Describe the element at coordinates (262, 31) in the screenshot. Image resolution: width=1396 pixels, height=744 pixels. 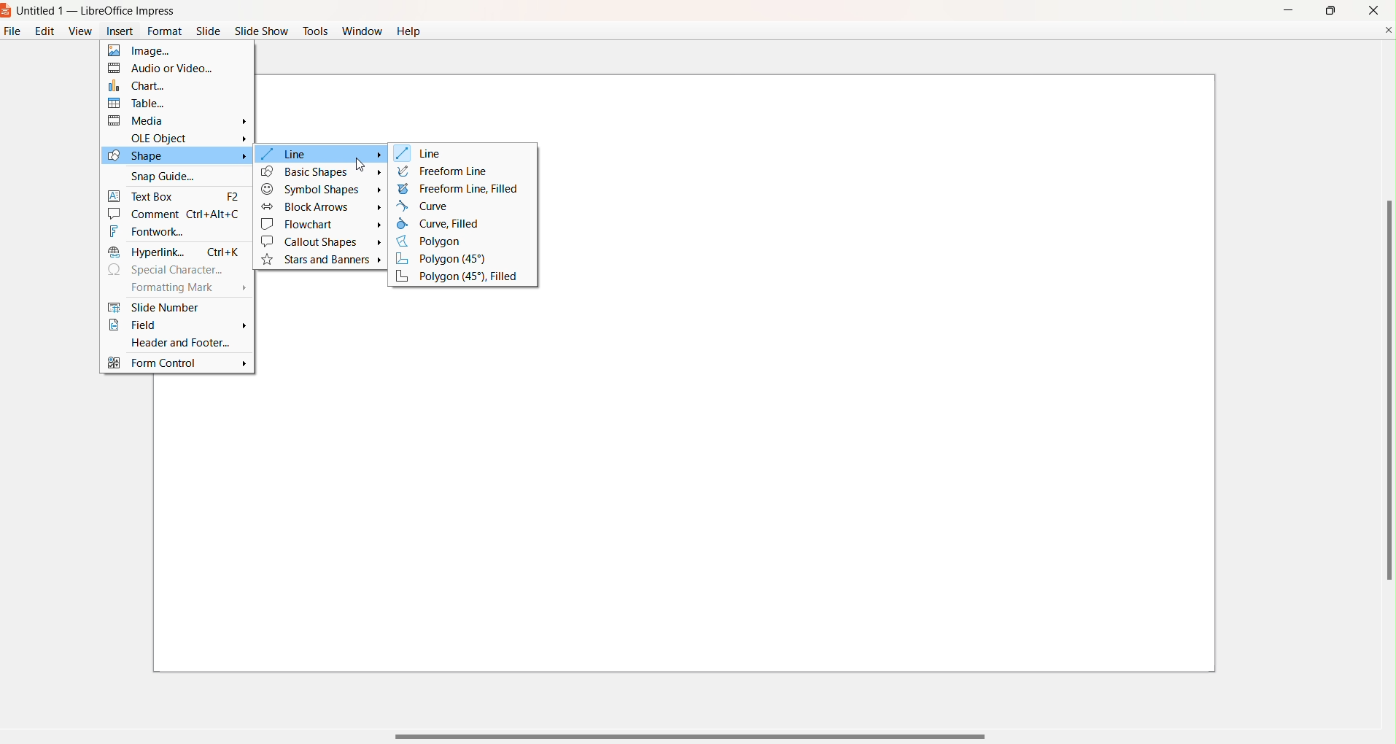
I see `Slide Show` at that location.